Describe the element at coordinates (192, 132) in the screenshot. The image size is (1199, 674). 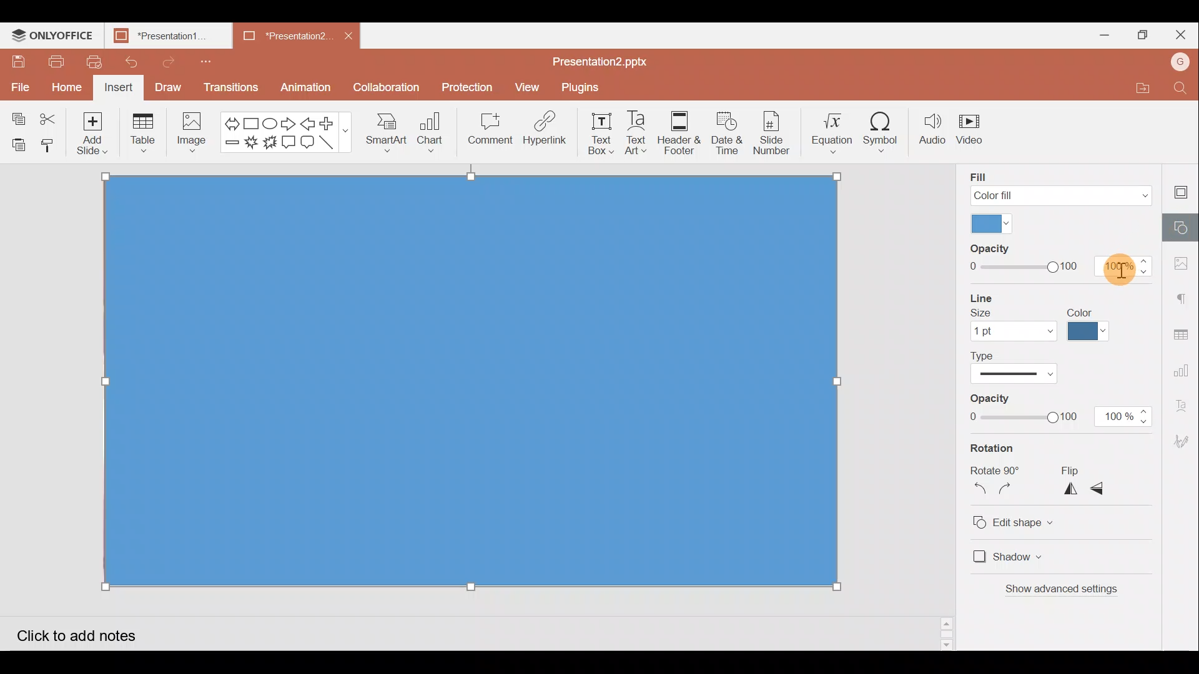
I see `Image` at that location.